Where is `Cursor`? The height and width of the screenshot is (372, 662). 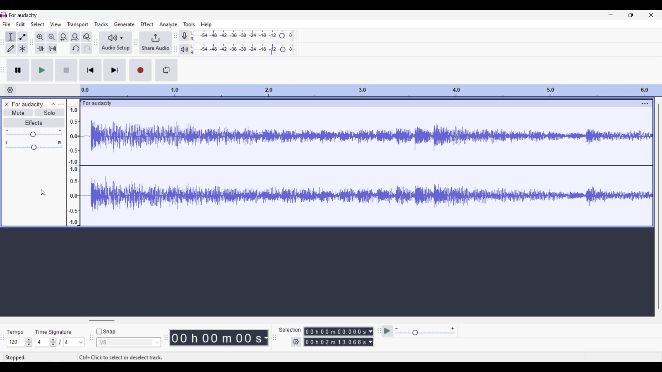
Cursor is located at coordinates (43, 192).